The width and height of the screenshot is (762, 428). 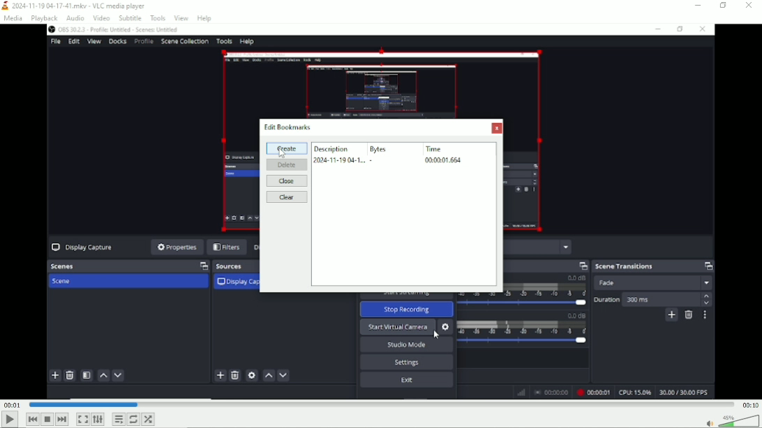 What do you see at coordinates (749, 6) in the screenshot?
I see `Close` at bounding box center [749, 6].